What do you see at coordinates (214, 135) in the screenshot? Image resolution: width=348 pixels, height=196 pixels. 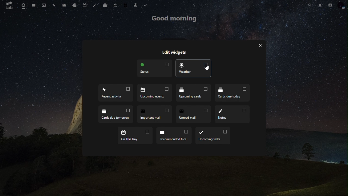 I see `upcoming tasks` at bounding box center [214, 135].